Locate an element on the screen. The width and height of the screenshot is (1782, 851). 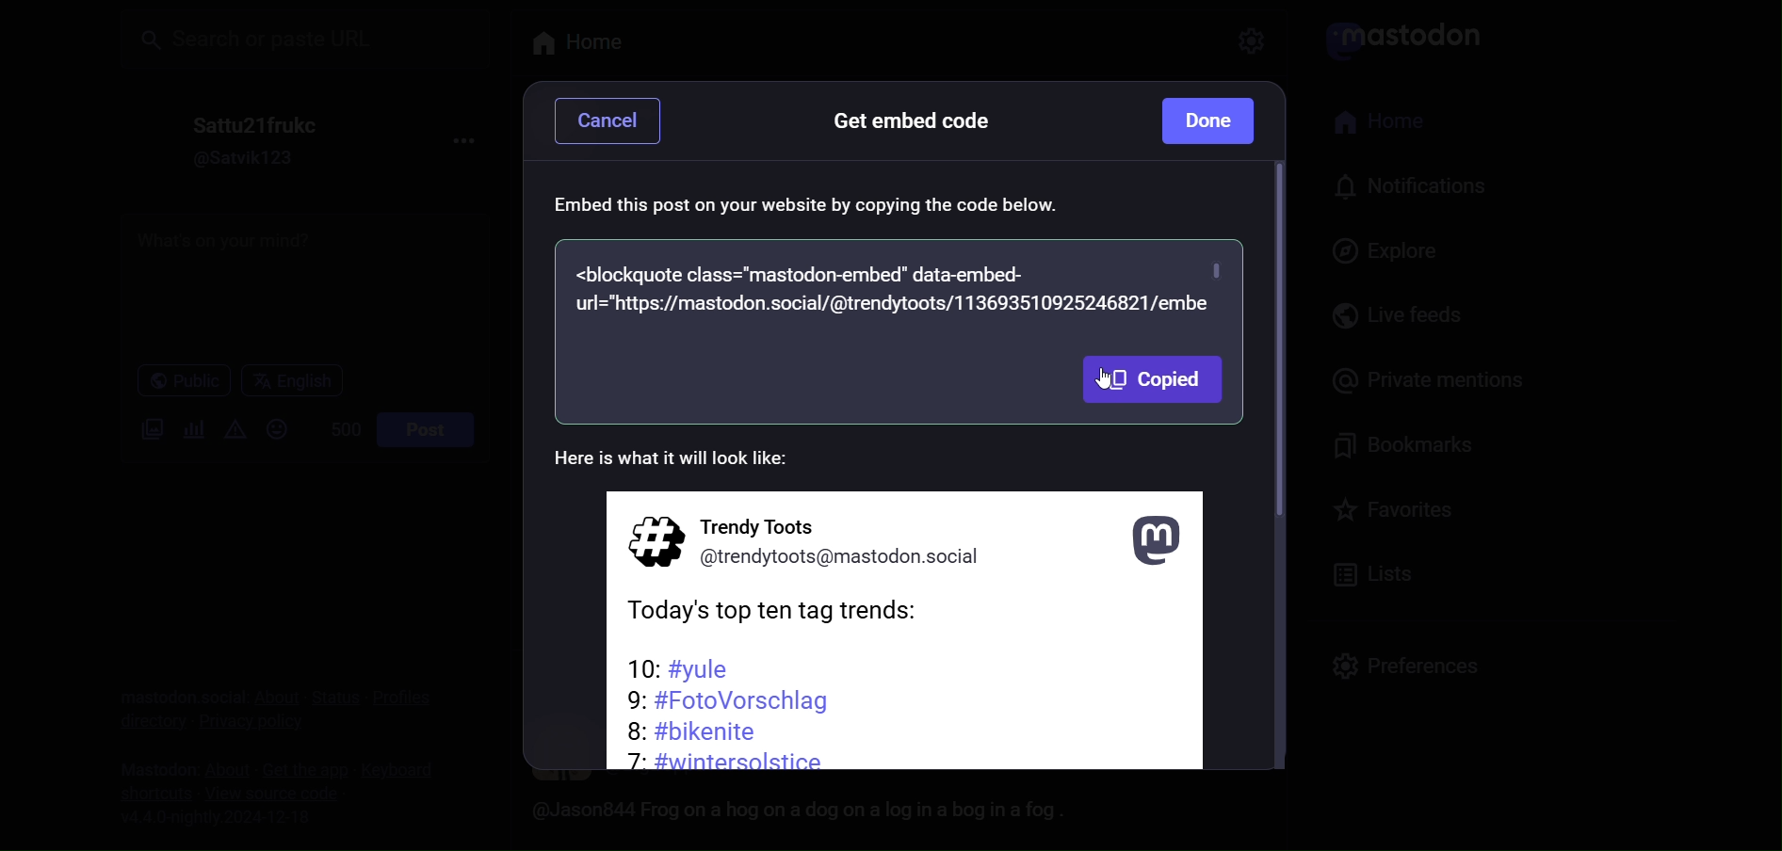
post information is located at coordinates (908, 634).